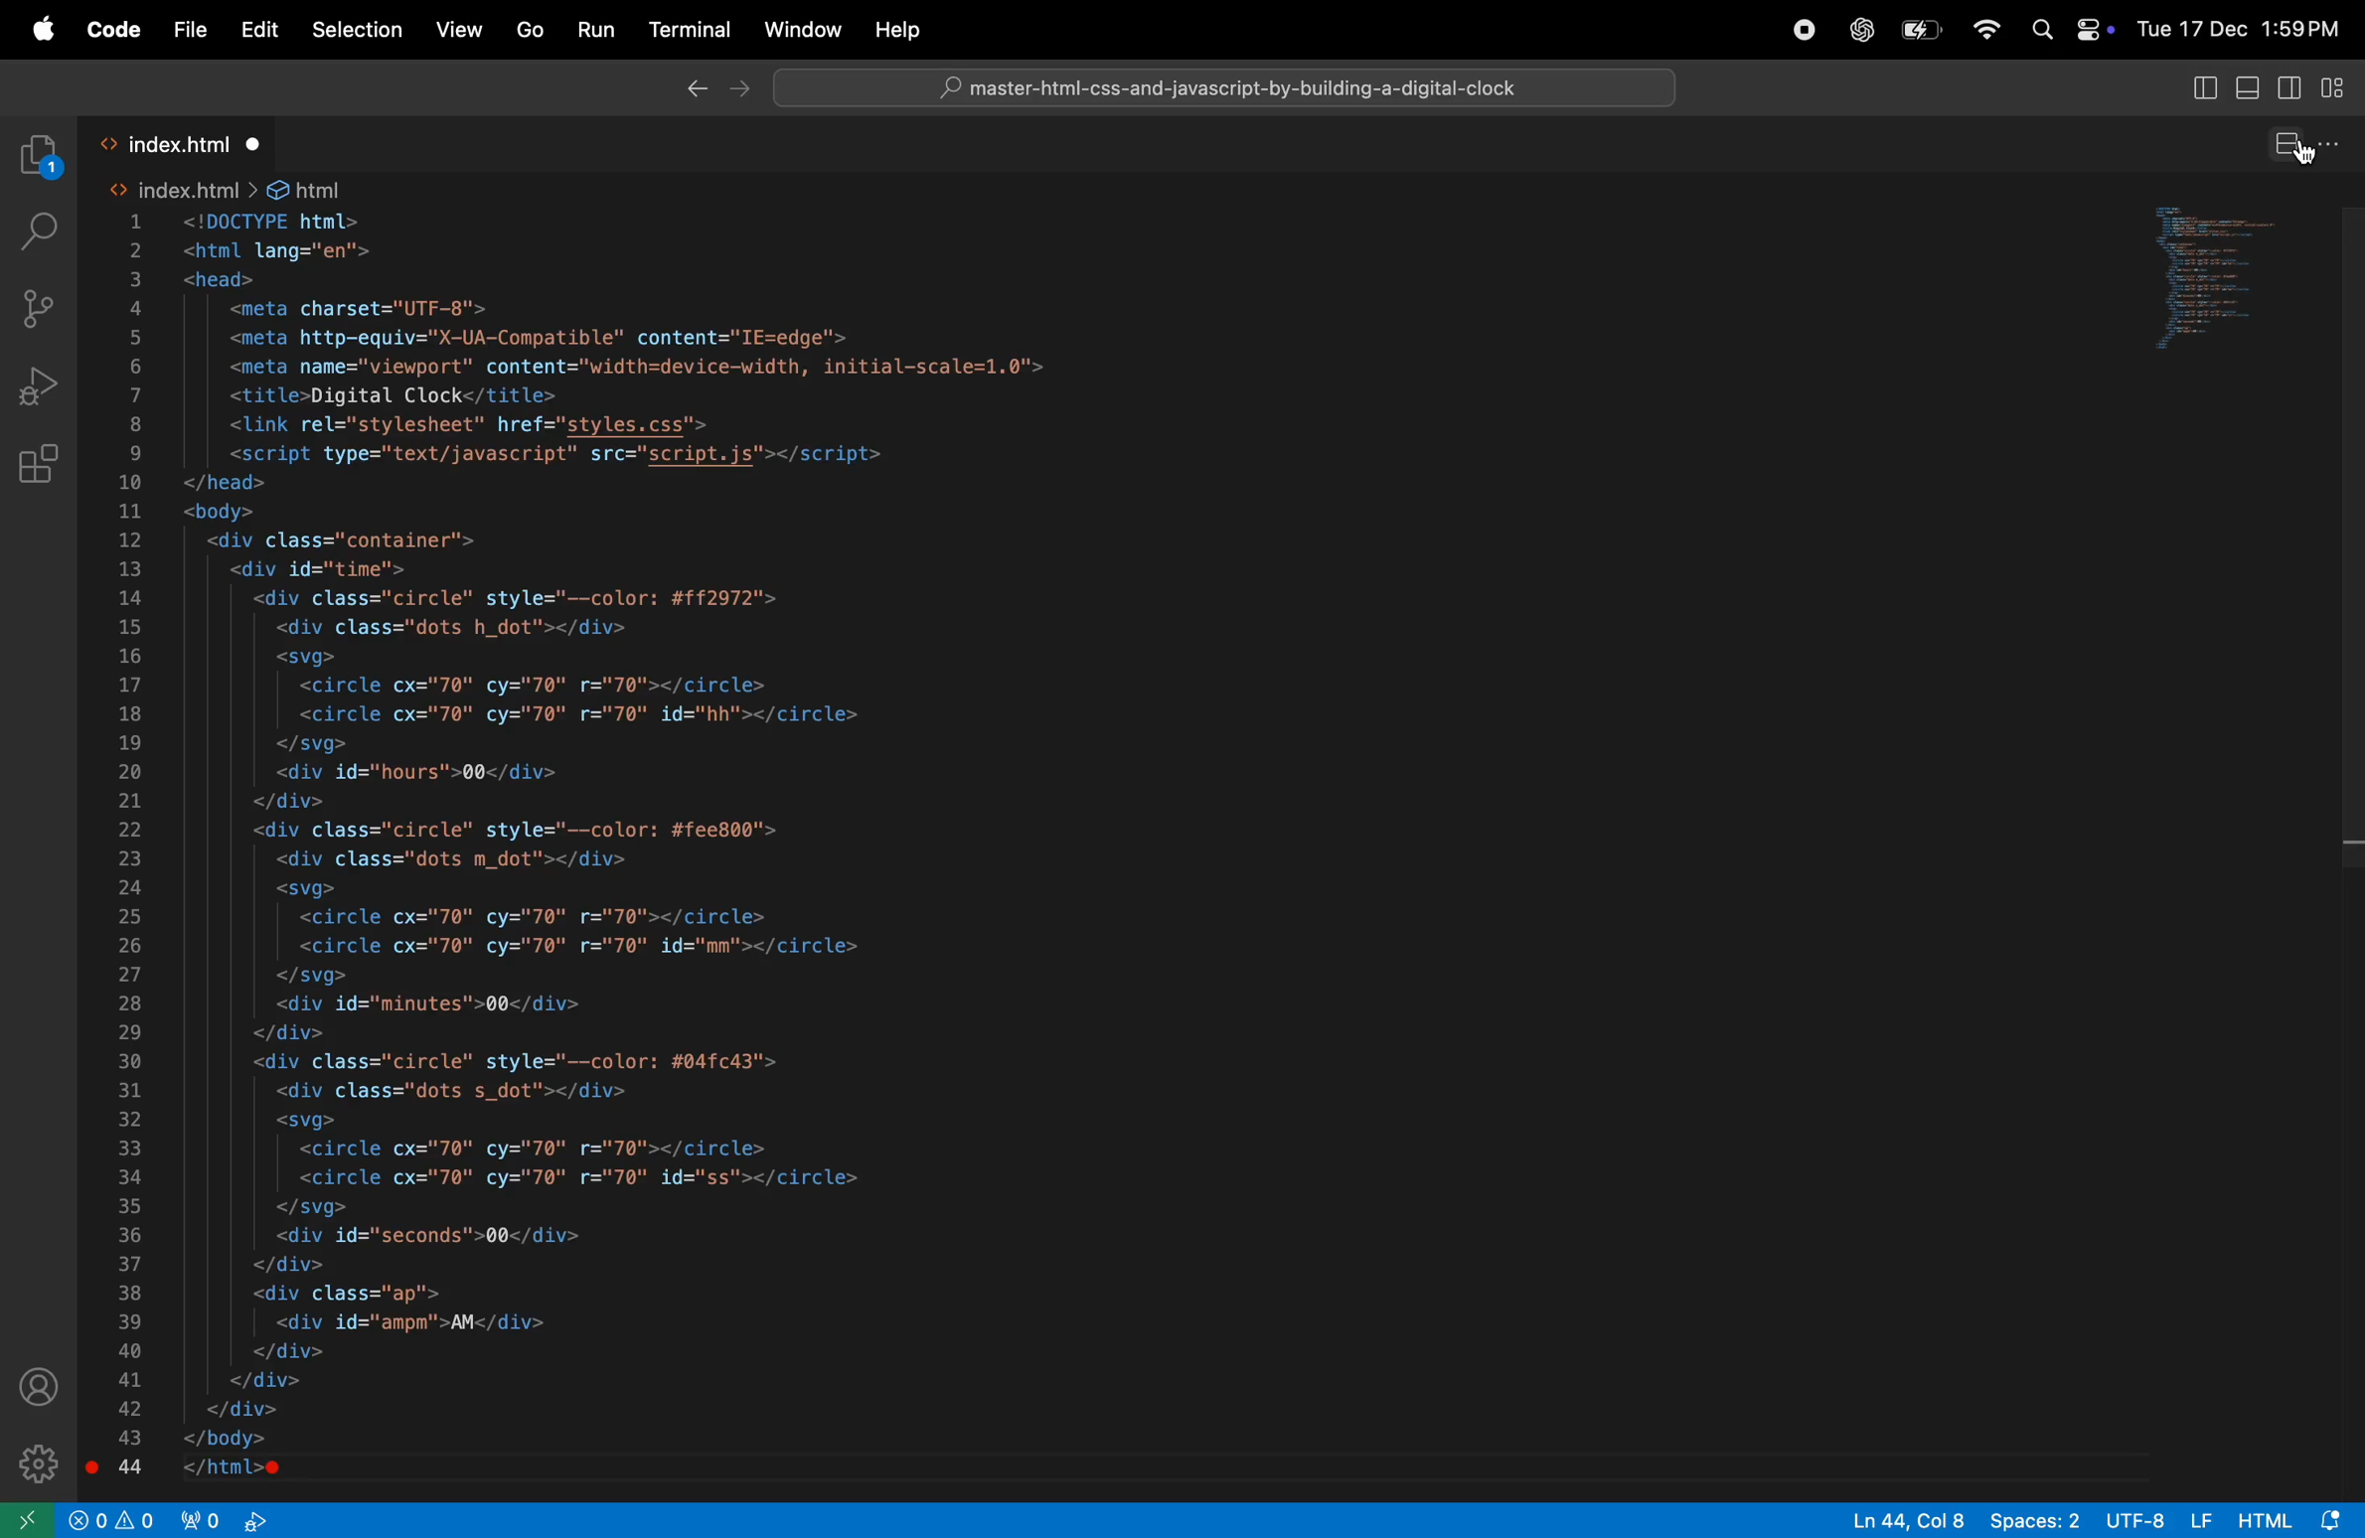 This screenshot has width=2365, height=1538. Describe the element at coordinates (2033, 1518) in the screenshot. I see `spaces 2` at that location.